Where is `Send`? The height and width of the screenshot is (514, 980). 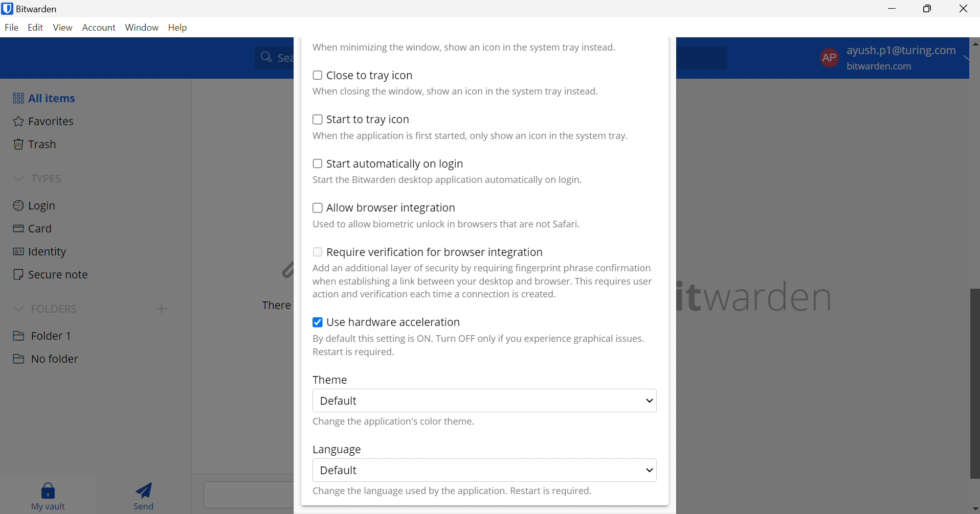 Send is located at coordinates (147, 495).